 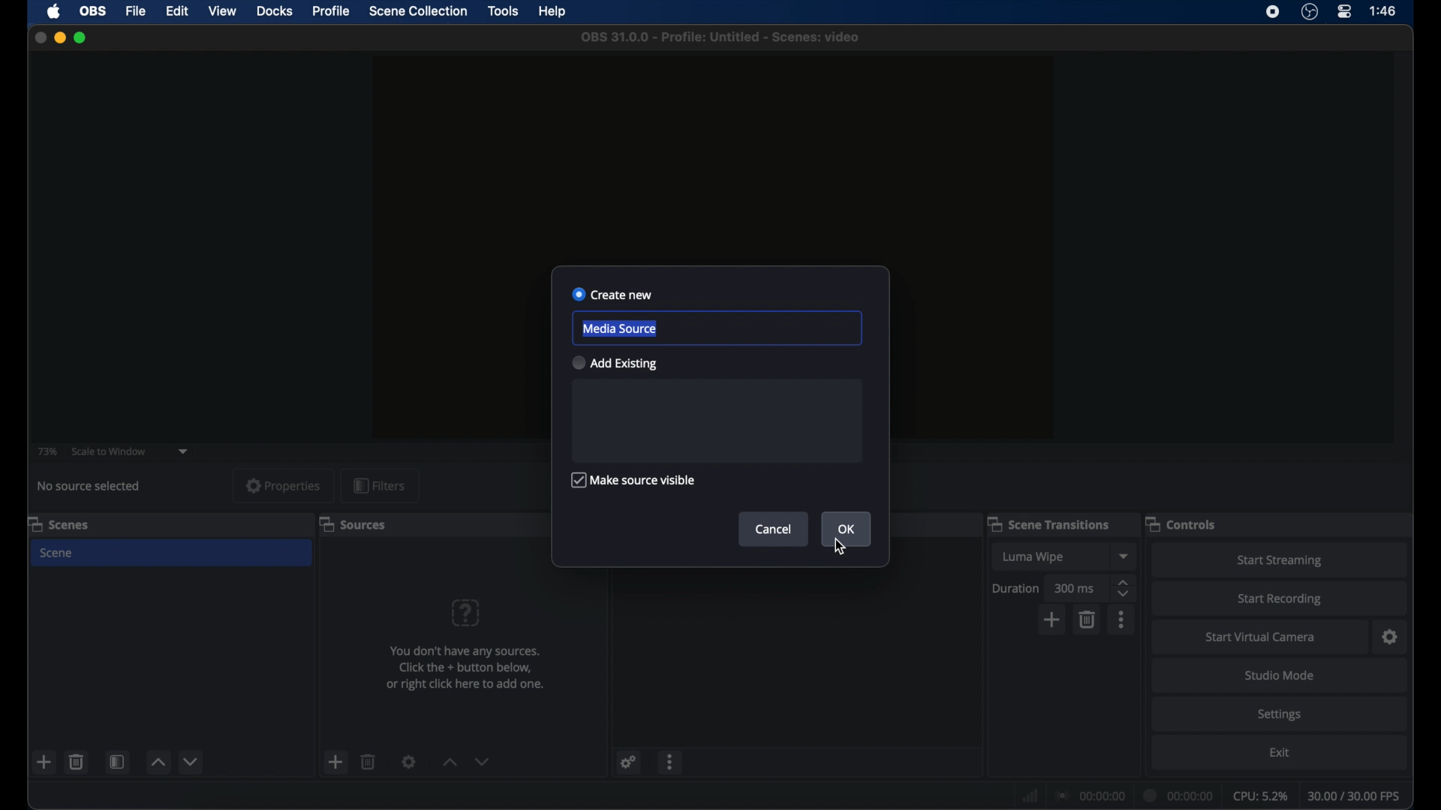 I want to click on file name, so click(x=724, y=37).